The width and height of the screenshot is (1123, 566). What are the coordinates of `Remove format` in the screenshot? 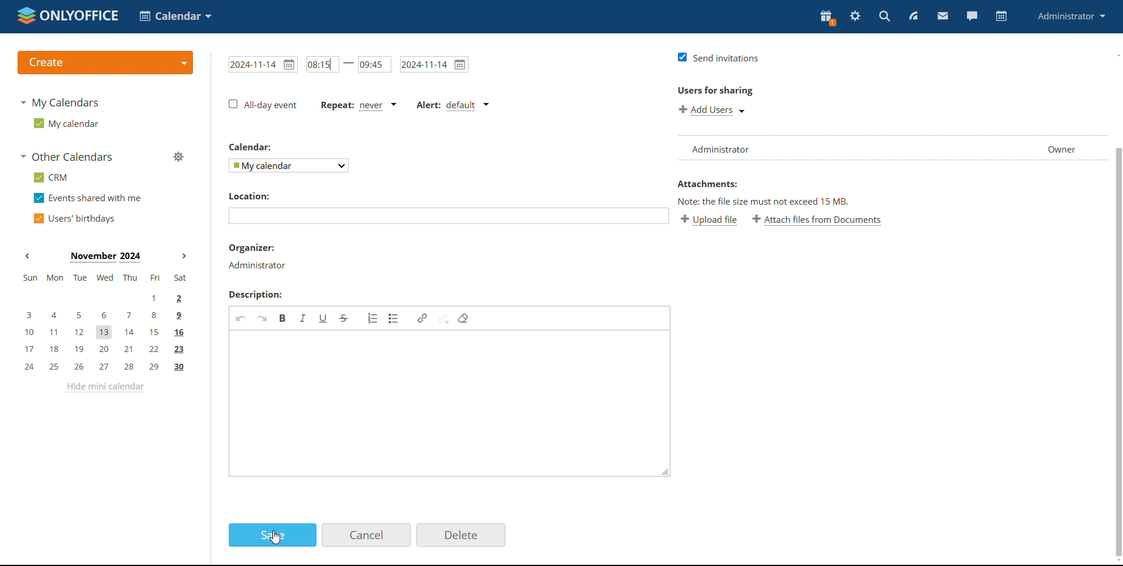 It's located at (464, 318).